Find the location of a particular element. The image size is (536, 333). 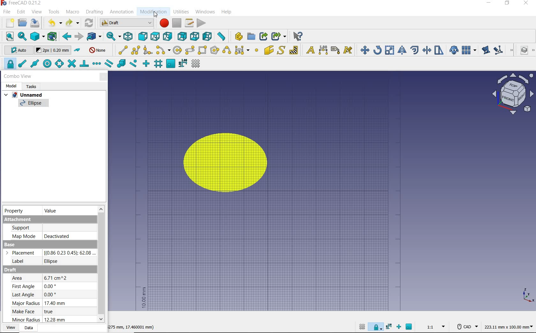

front is located at coordinates (142, 36).